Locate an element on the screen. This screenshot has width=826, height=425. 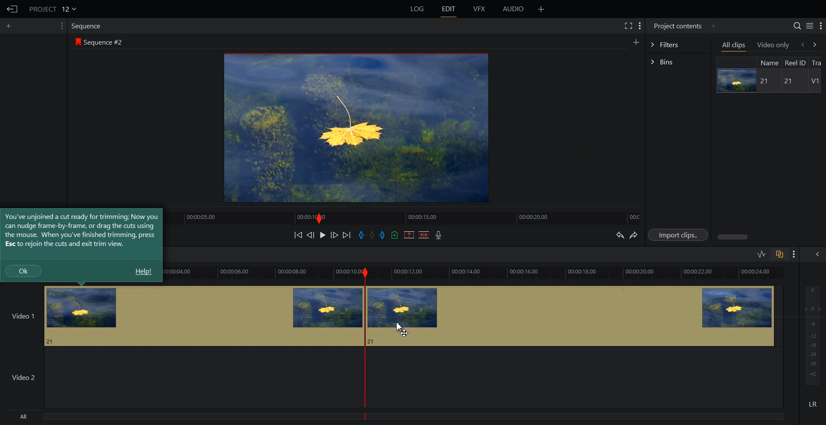
Show Setting Menu is located at coordinates (62, 26).